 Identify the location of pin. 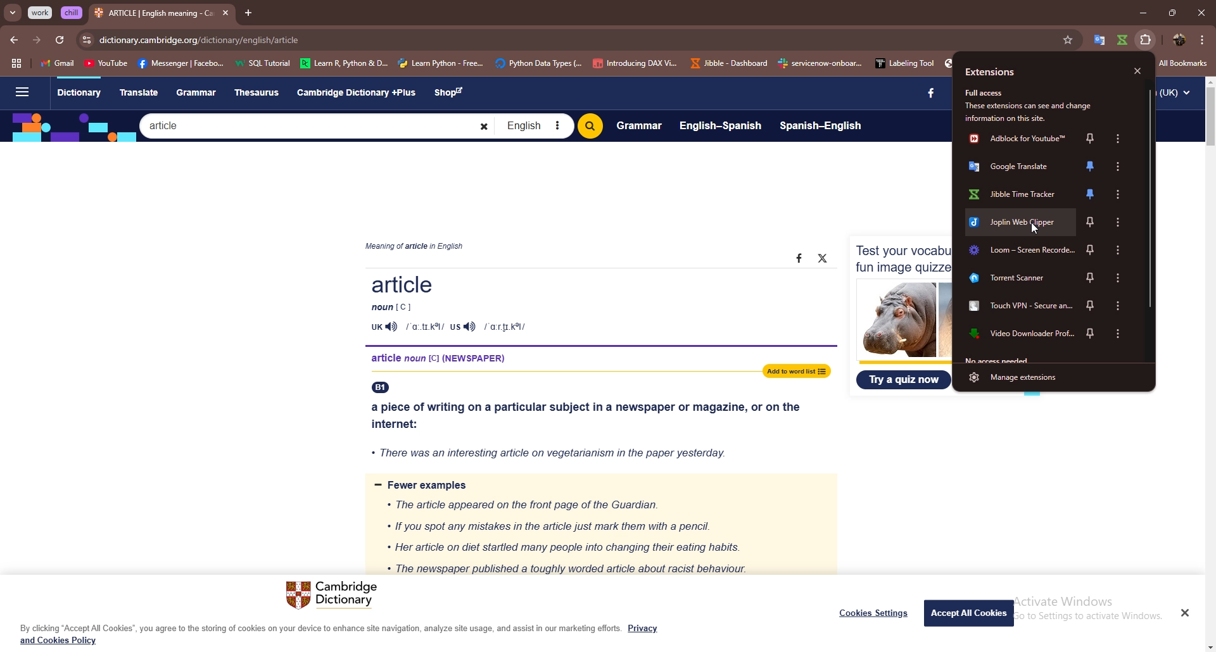
(1092, 335).